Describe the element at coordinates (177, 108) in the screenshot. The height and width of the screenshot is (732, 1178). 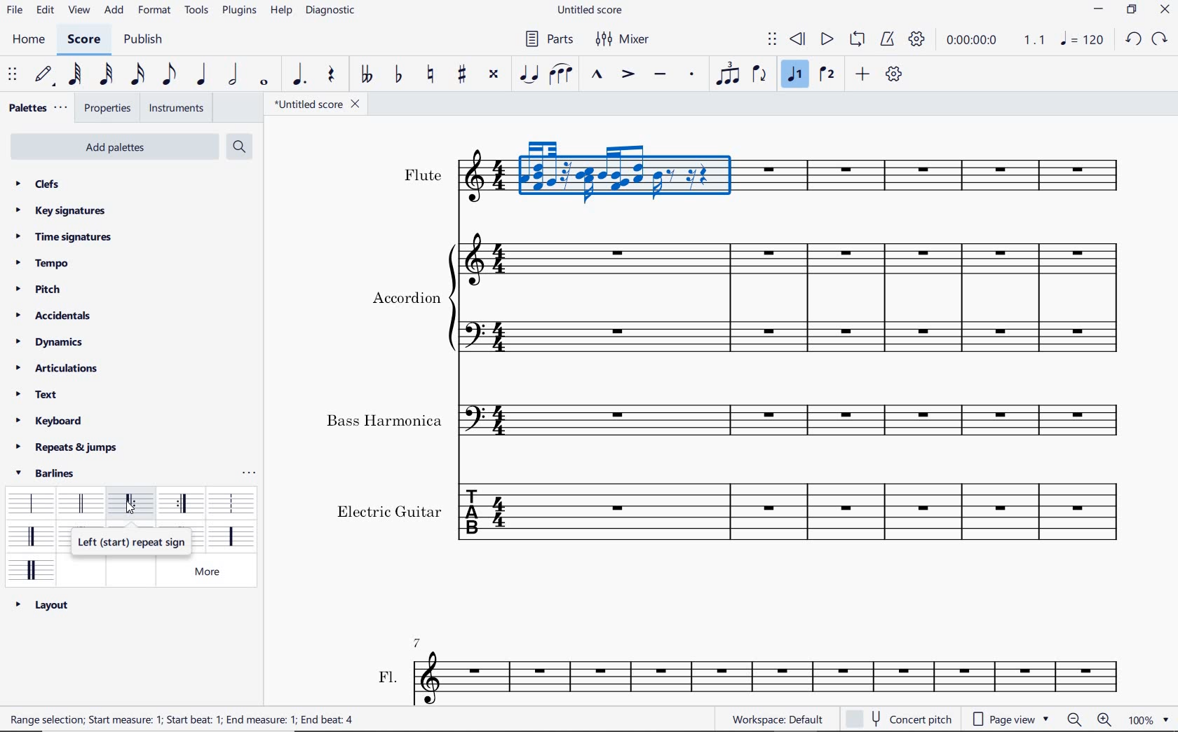
I see `instruments` at that location.